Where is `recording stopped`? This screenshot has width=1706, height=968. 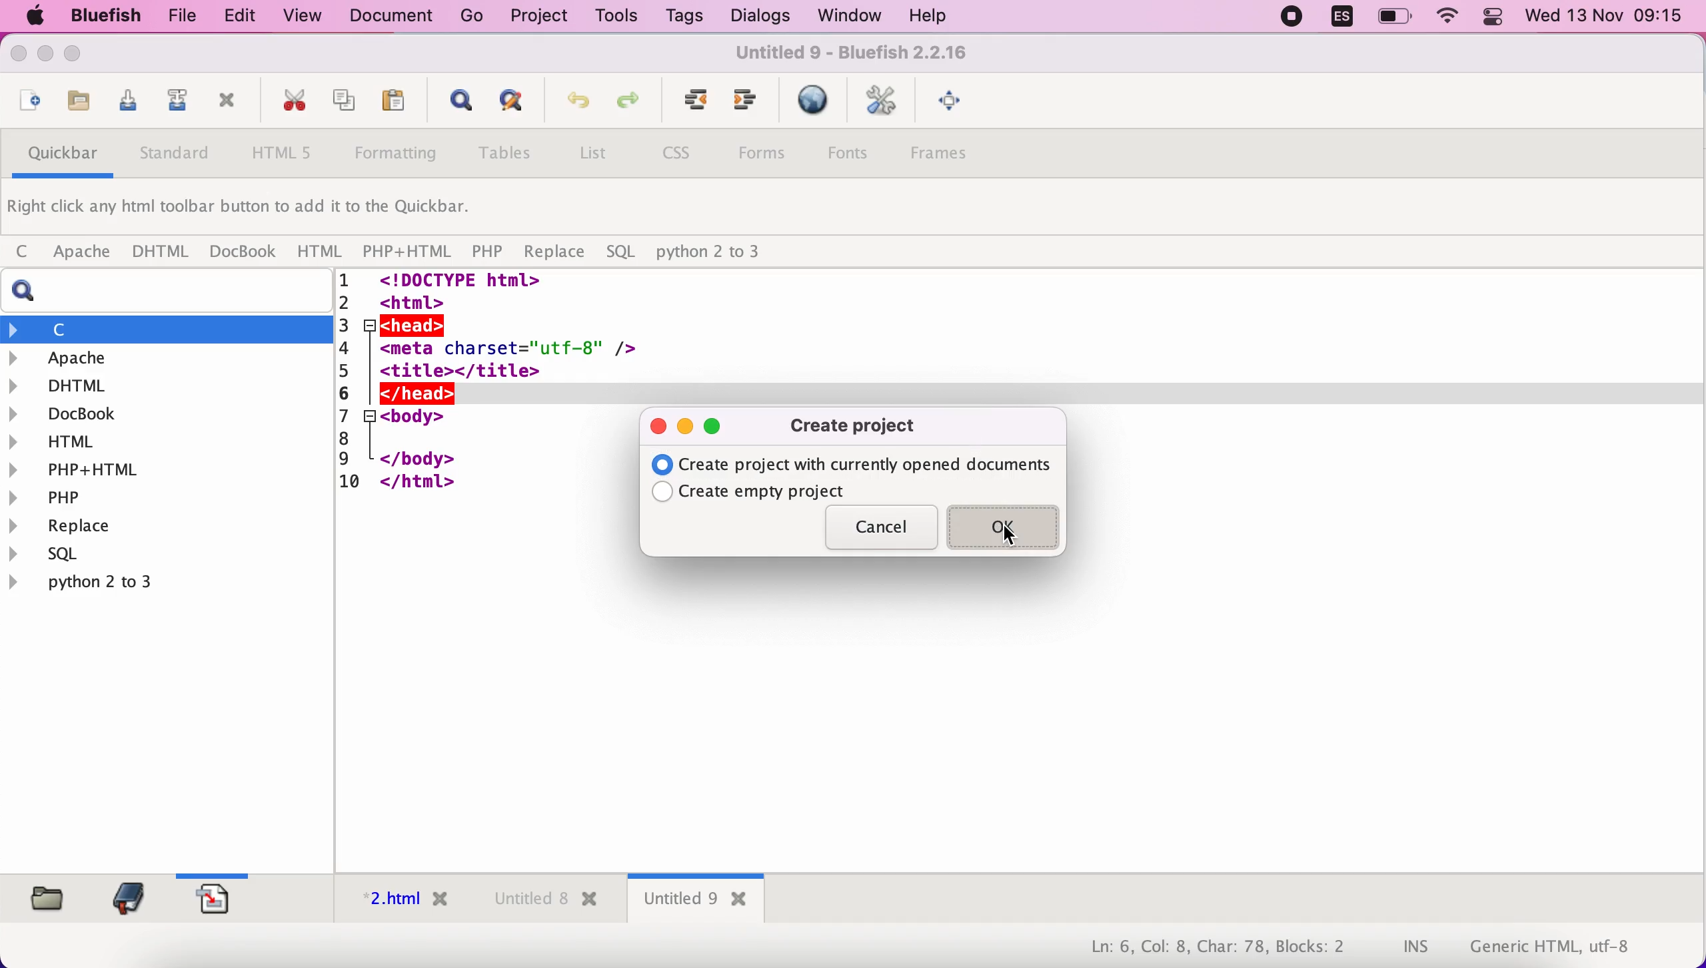 recording stopped is located at coordinates (1288, 18).